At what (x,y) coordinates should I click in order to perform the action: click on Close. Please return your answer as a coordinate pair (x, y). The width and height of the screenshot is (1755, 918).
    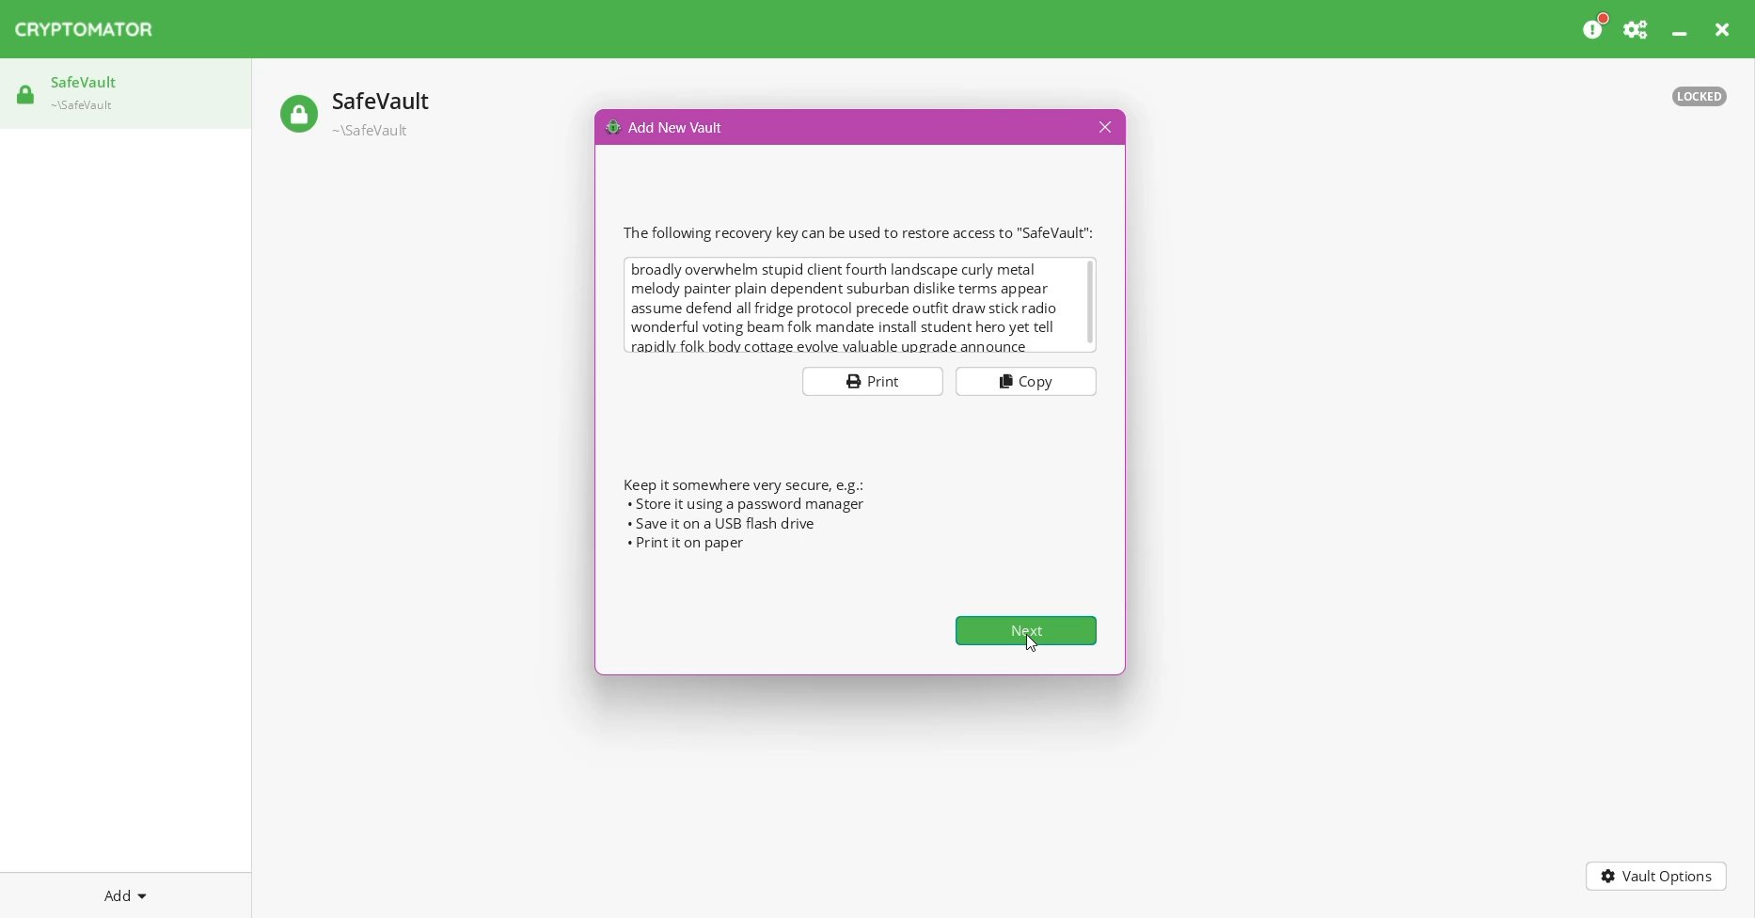
    Looking at the image, I should click on (1102, 128).